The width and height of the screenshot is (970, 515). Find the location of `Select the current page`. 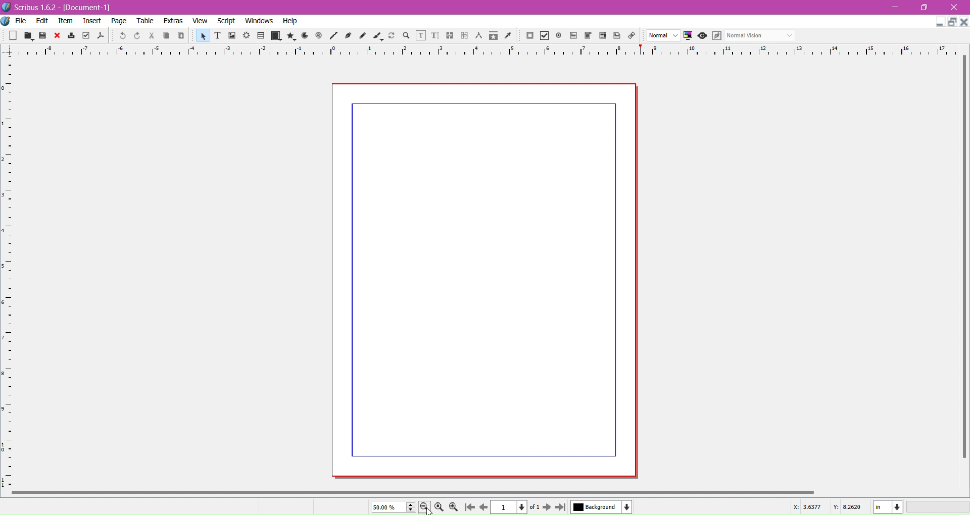

Select the current page is located at coordinates (515, 507).